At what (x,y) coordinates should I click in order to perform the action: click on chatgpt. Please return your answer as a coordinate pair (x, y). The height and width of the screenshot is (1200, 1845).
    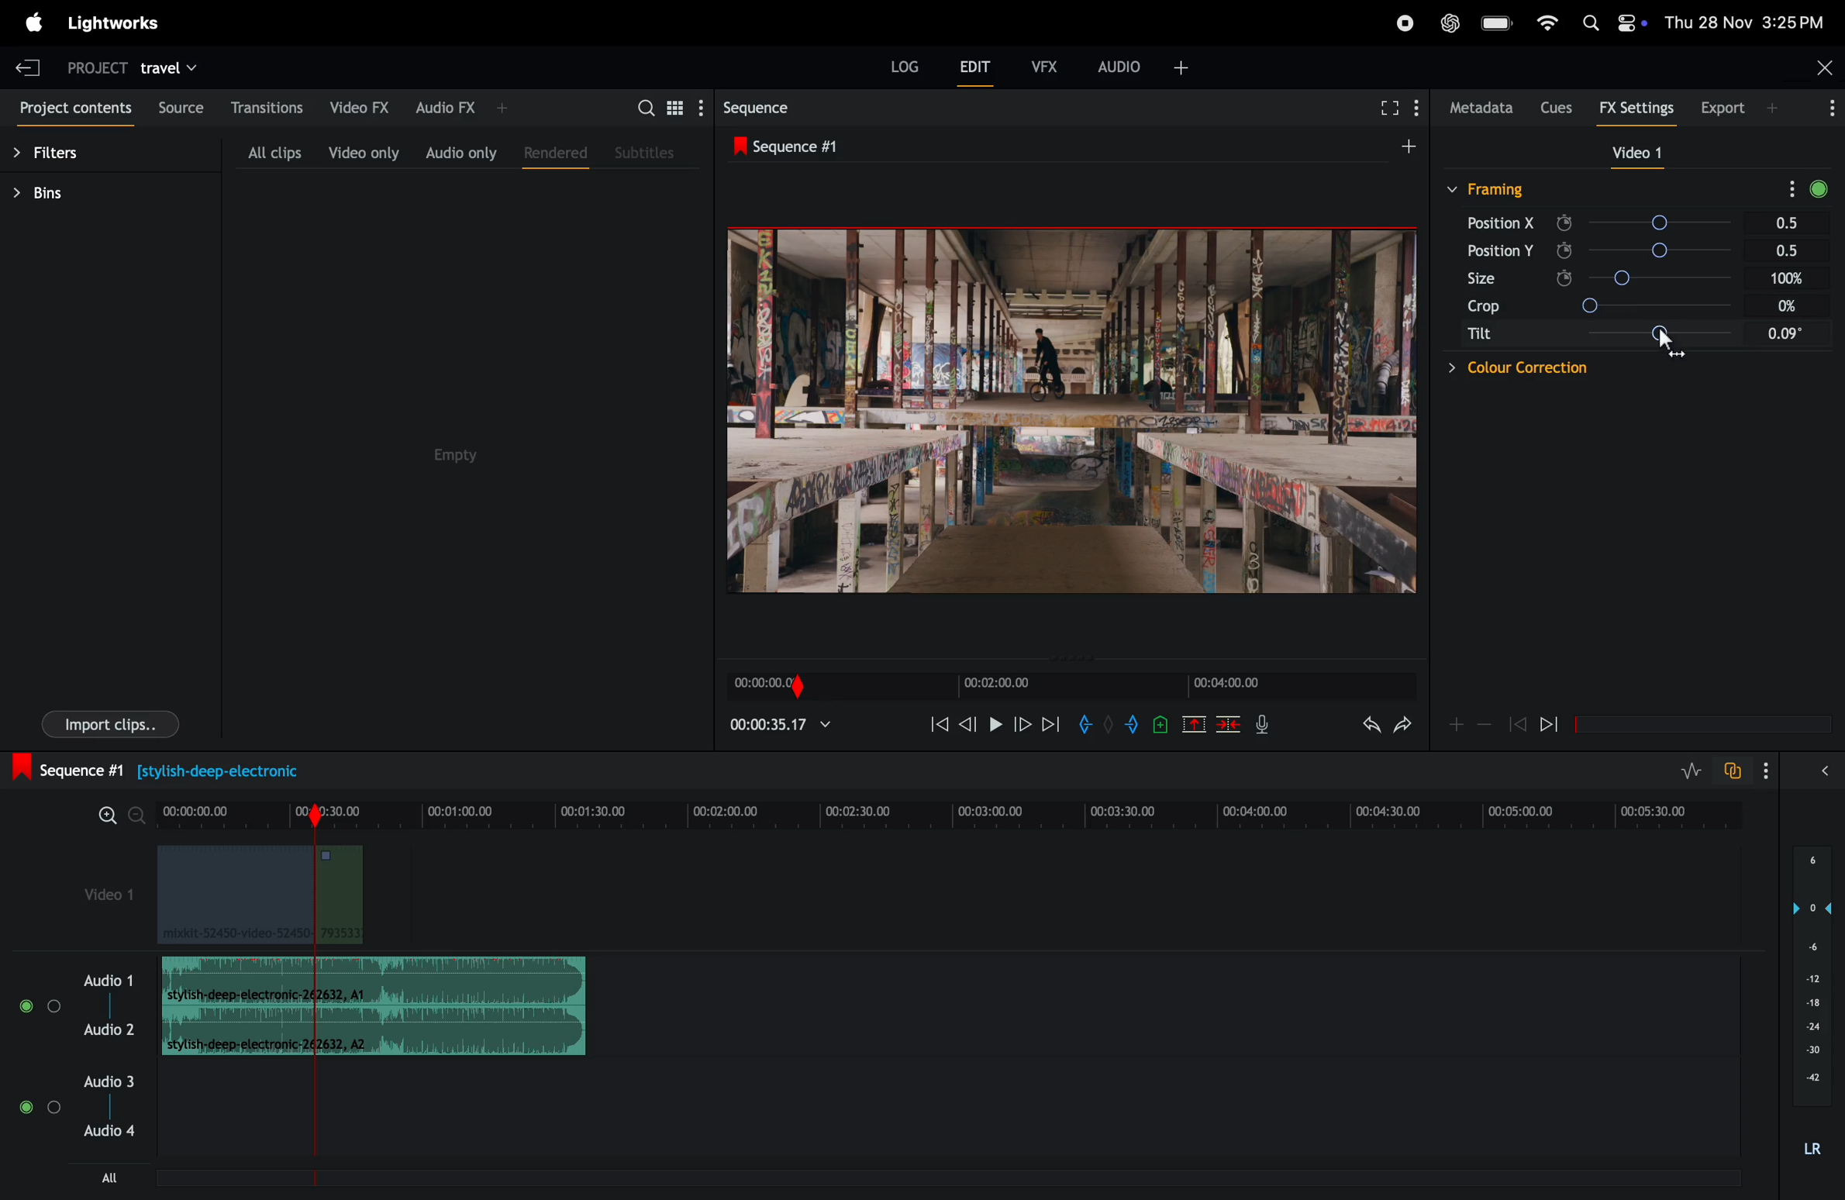
    Looking at the image, I should click on (1450, 23).